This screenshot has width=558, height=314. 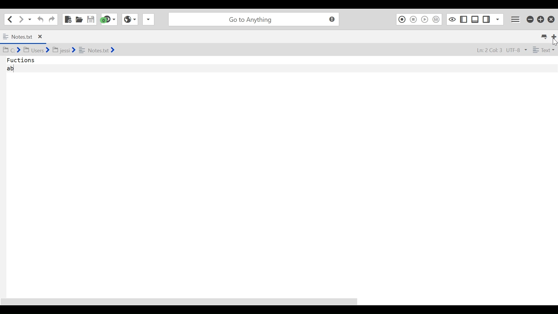 I want to click on Go to Anything, so click(x=255, y=19).